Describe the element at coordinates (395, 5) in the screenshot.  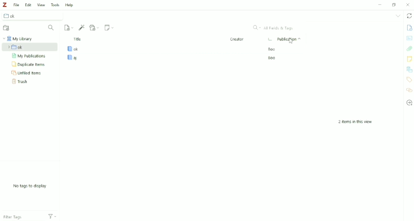
I see `Restore down` at that location.